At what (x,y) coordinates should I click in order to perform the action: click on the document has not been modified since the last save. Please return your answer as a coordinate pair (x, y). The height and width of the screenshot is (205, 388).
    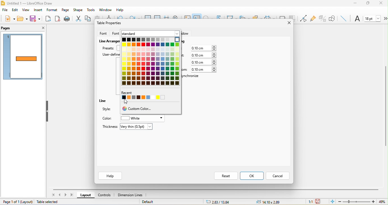
    Looking at the image, I should click on (321, 201).